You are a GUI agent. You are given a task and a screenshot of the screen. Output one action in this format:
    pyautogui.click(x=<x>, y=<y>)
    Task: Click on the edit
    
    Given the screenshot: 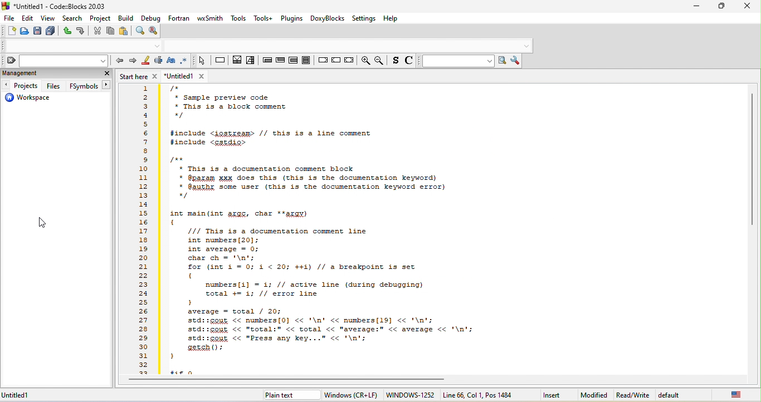 What is the action you would take?
    pyautogui.click(x=27, y=19)
    